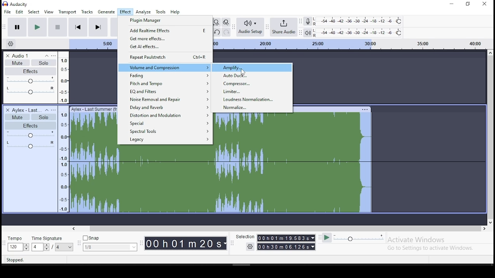  What do you see at coordinates (166, 107) in the screenshot?
I see `delay and reverb` at bounding box center [166, 107].